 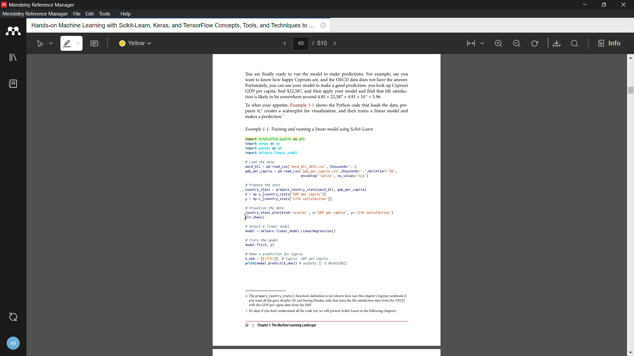 I want to click on info, so click(x=610, y=44).